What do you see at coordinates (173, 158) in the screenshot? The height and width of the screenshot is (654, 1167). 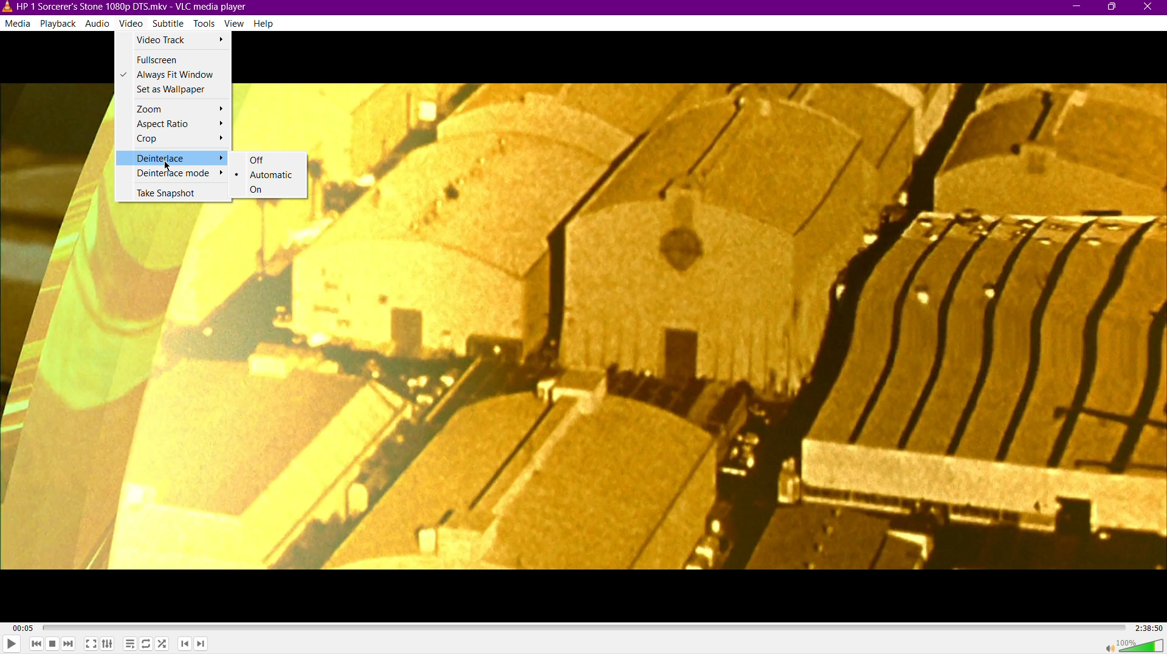 I see `Deinterlace` at bounding box center [173, 158].